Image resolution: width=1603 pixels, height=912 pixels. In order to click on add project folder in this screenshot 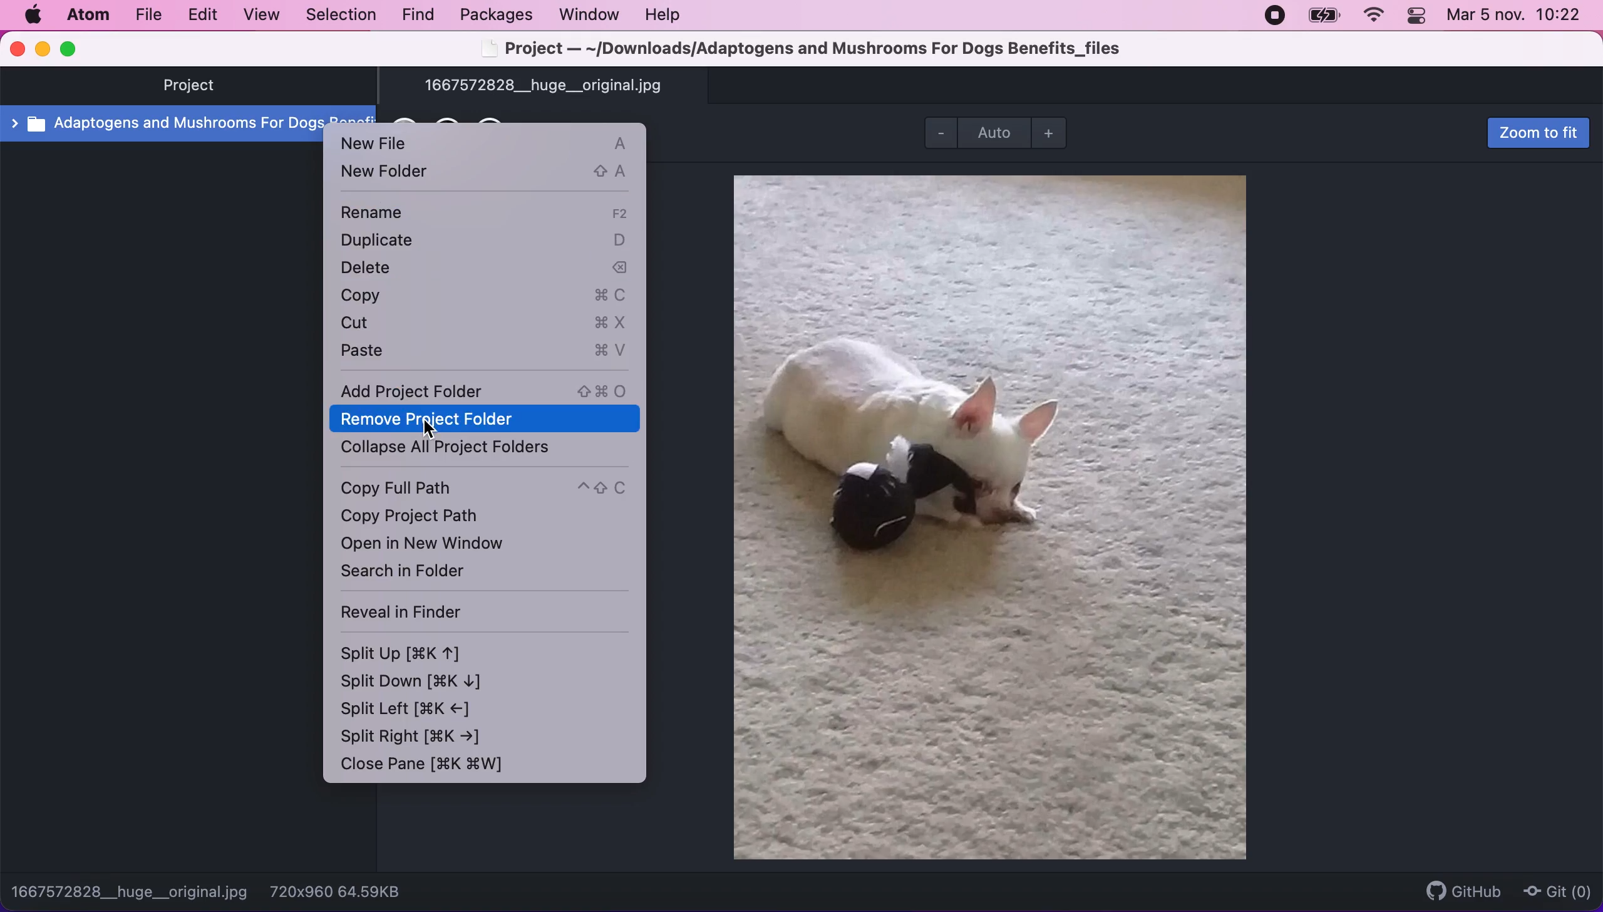, I will do `click(490, 389)`.